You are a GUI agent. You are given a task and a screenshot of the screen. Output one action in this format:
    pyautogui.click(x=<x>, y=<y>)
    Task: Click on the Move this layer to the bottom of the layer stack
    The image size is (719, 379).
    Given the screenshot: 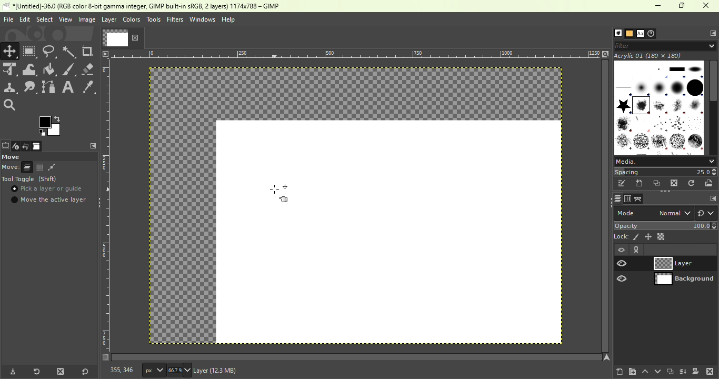 What is the action you would take?
    pyautogui.click(x=656, y=371)
    